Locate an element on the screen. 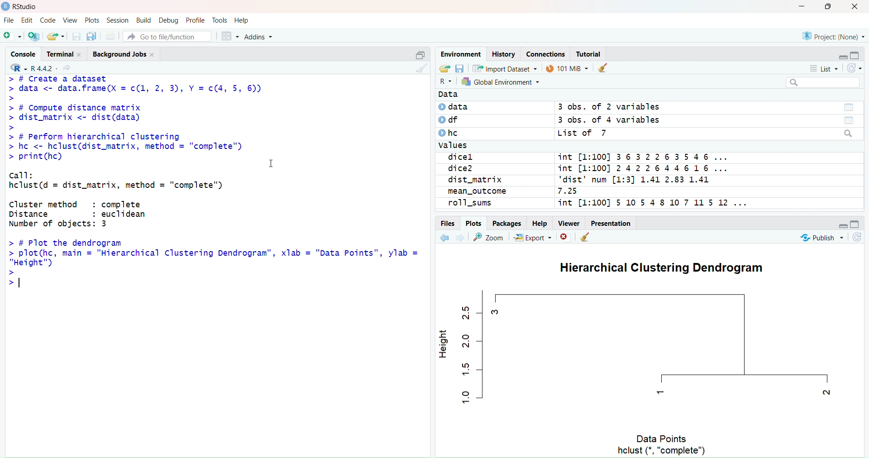 This screenshot has width=869, height=458. Project (Note) is located at coordinates (834, 35).